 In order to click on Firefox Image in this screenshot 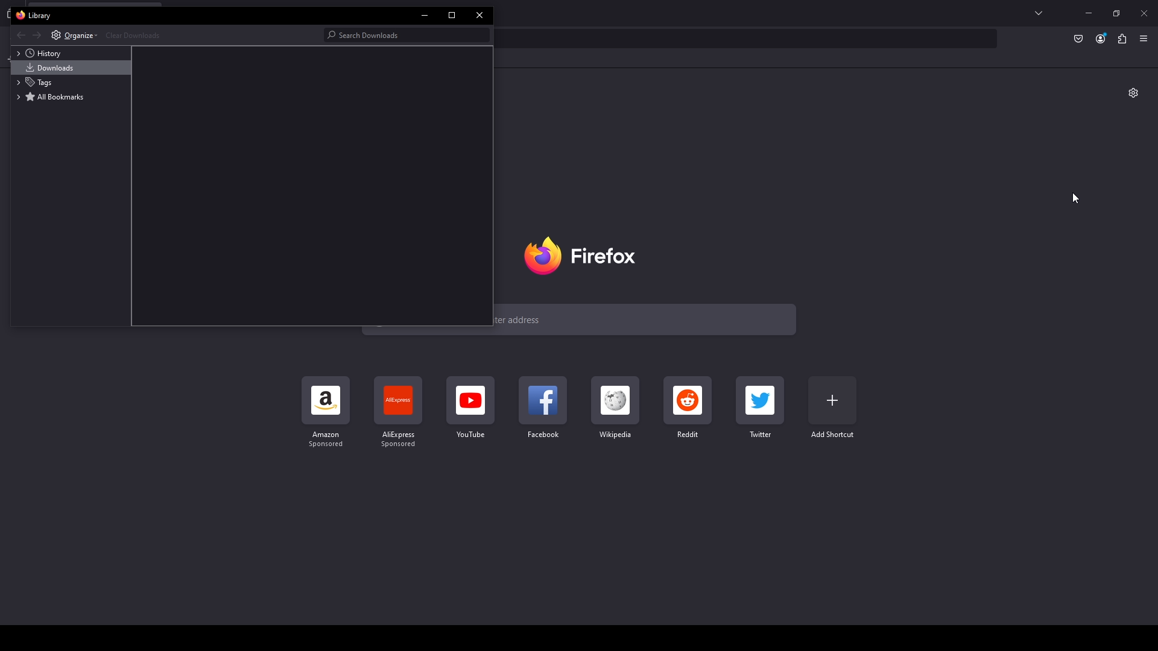, I will do `click(585, 256)`.